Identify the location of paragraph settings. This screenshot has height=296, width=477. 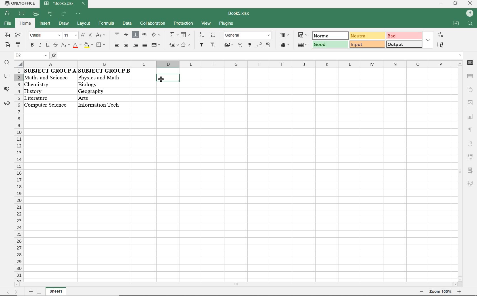
(470, 130).